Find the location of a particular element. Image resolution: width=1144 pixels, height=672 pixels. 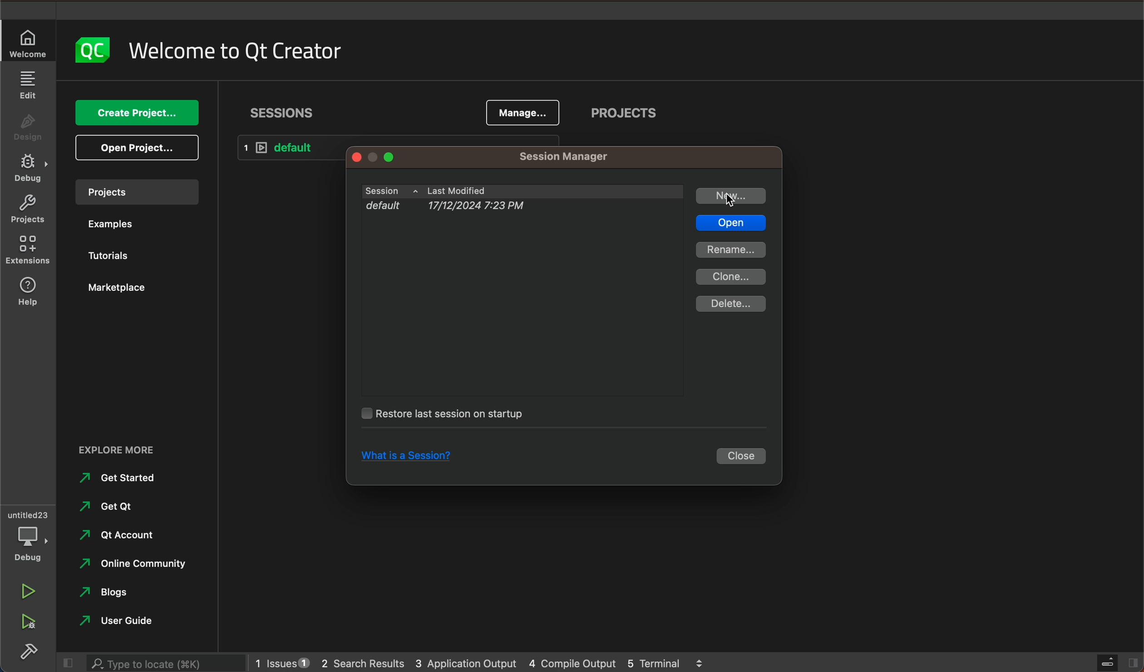

design is located at coordinates (29, 130).